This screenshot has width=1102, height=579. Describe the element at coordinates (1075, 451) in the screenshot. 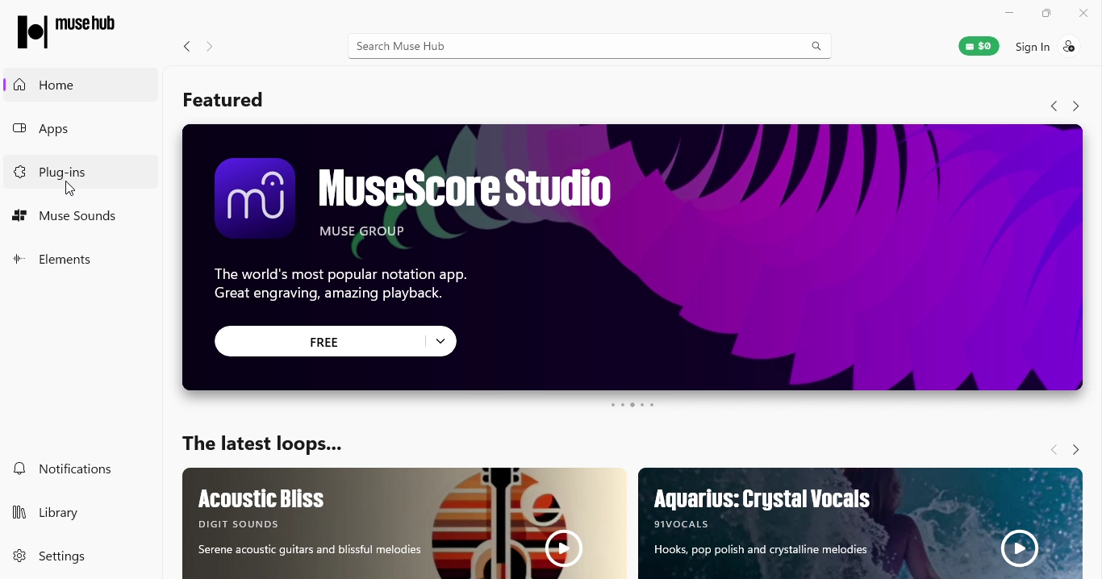

I see `Navigate forward` at that location.